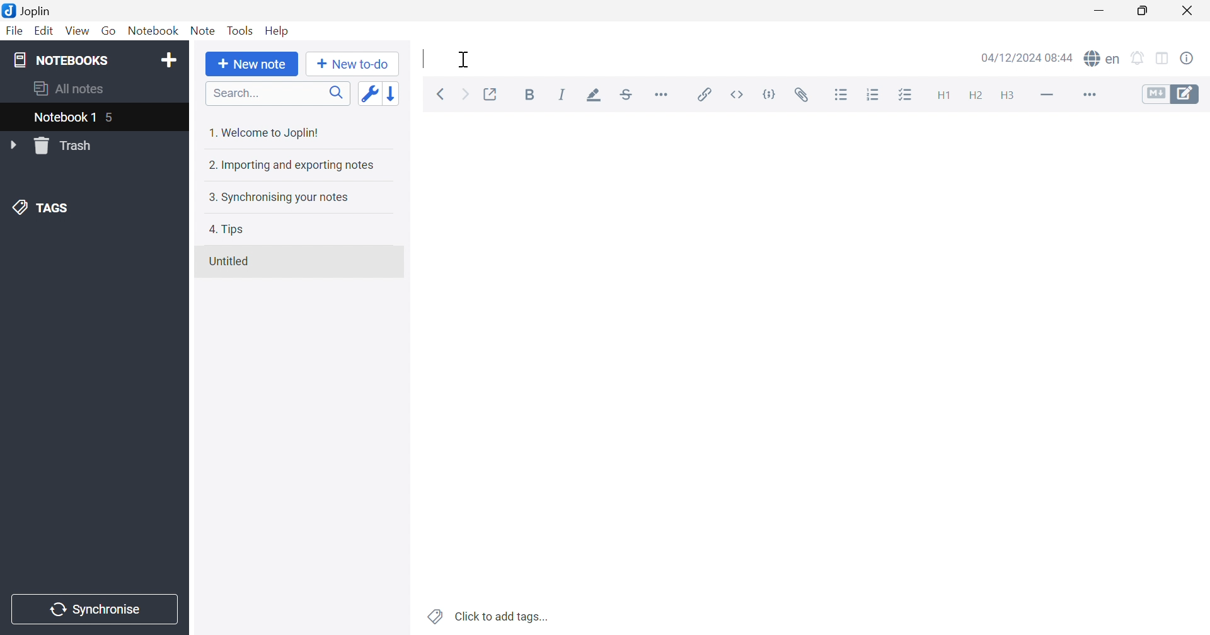  Describe the element at coordinates (14, 30) in the screenshot. I see `File` at that location.